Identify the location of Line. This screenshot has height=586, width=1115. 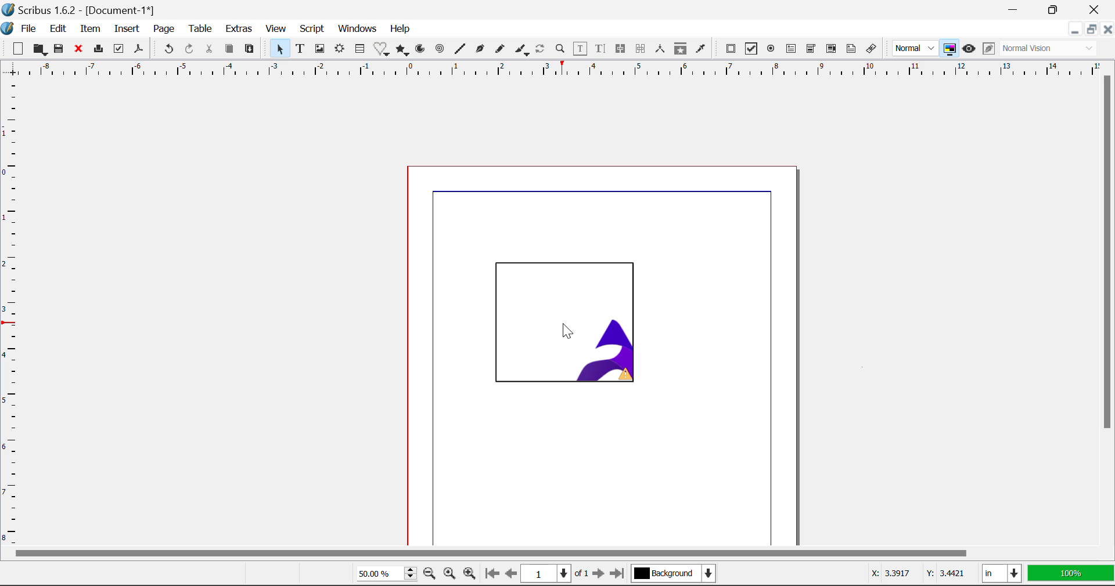
(459, 50).